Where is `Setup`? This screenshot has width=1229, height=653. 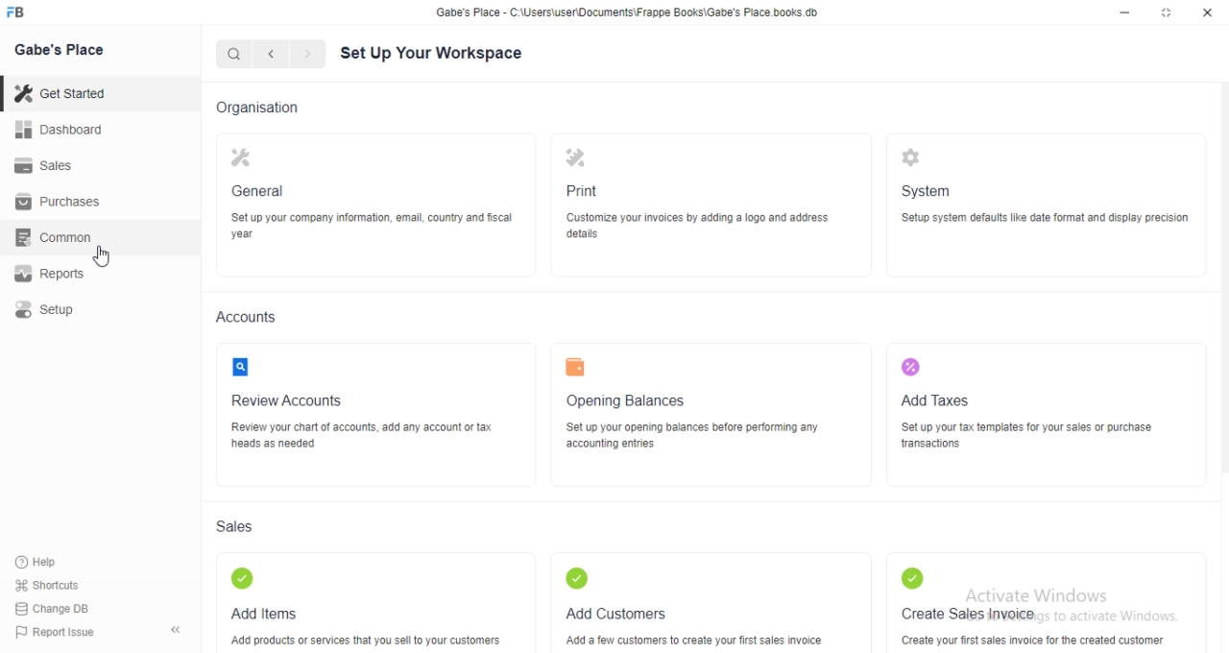 Setup is located at coordinates (59, 309).